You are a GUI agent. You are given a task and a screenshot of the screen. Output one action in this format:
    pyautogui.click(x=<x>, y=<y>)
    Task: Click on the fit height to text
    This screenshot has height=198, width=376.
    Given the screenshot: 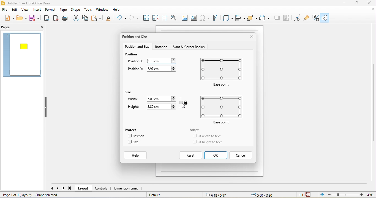 What is the action you would take?
    pyautogui.click(x=207, y=142)
    